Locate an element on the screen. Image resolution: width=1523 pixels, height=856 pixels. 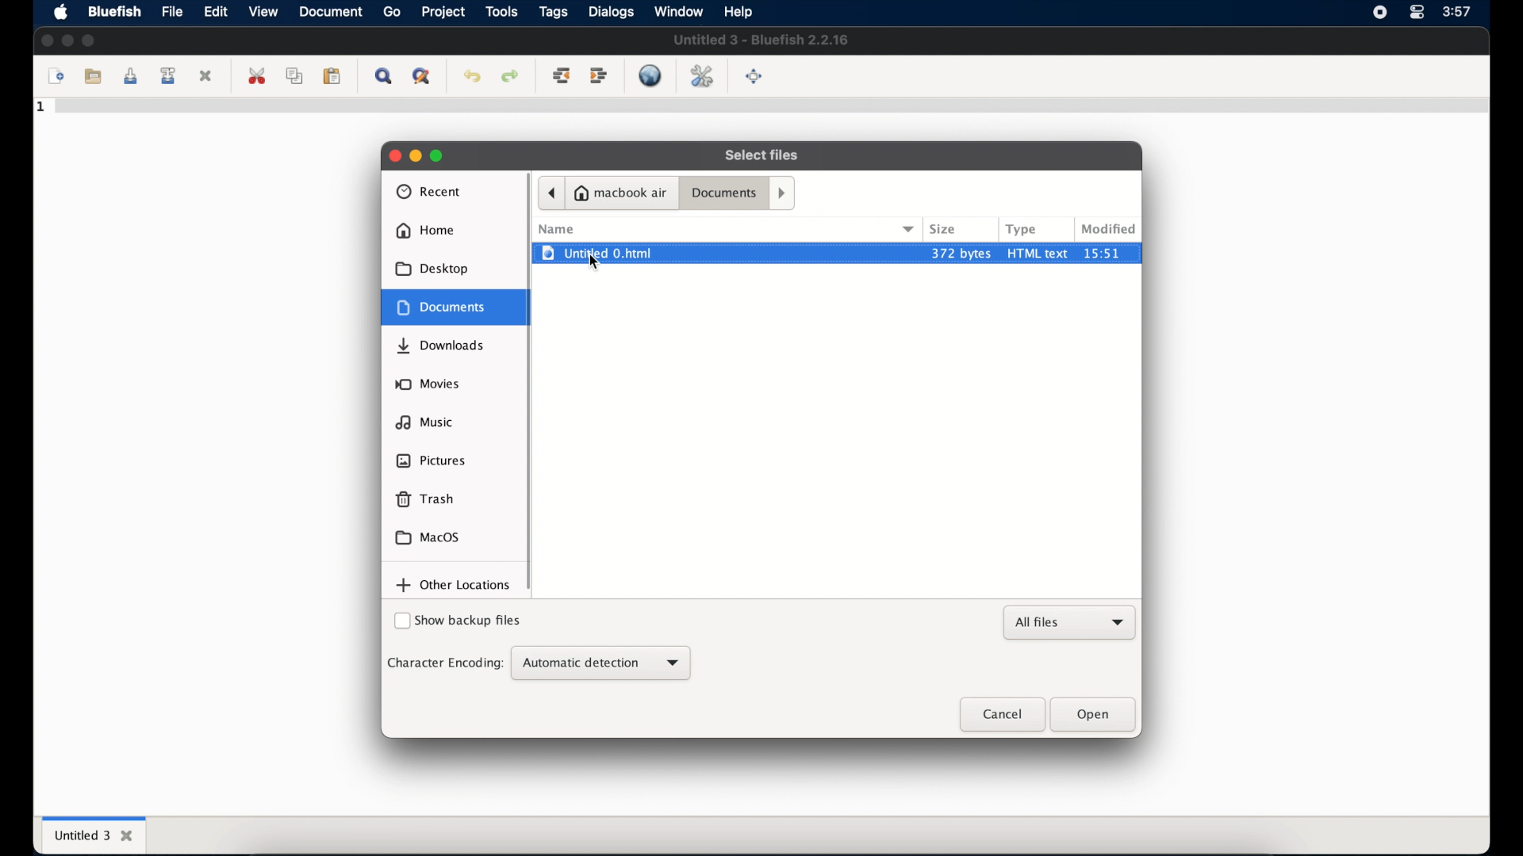
372 bytes is located at coordinates (960, 252).